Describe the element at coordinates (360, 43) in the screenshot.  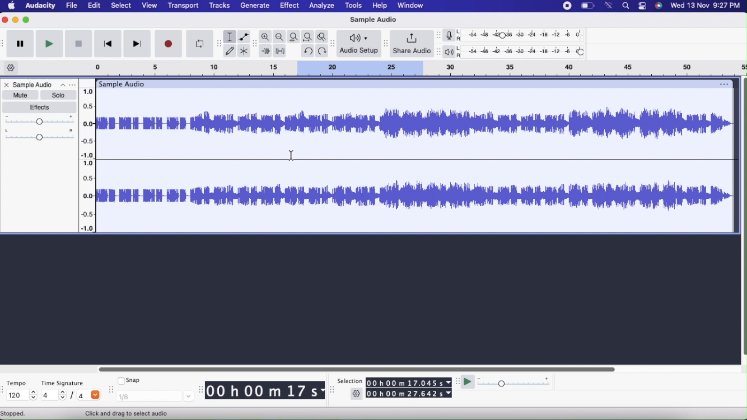
I see `Audio Setup` at that location.